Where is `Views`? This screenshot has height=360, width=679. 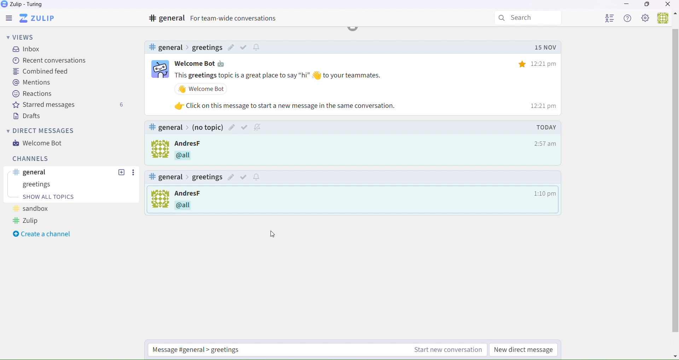 Views is located at coordinates (22, 36).